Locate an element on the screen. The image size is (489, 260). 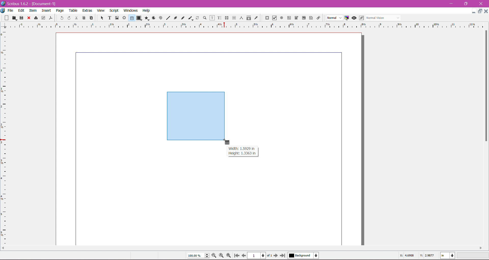
Zoom in or out is located at coordinates (203, 18).